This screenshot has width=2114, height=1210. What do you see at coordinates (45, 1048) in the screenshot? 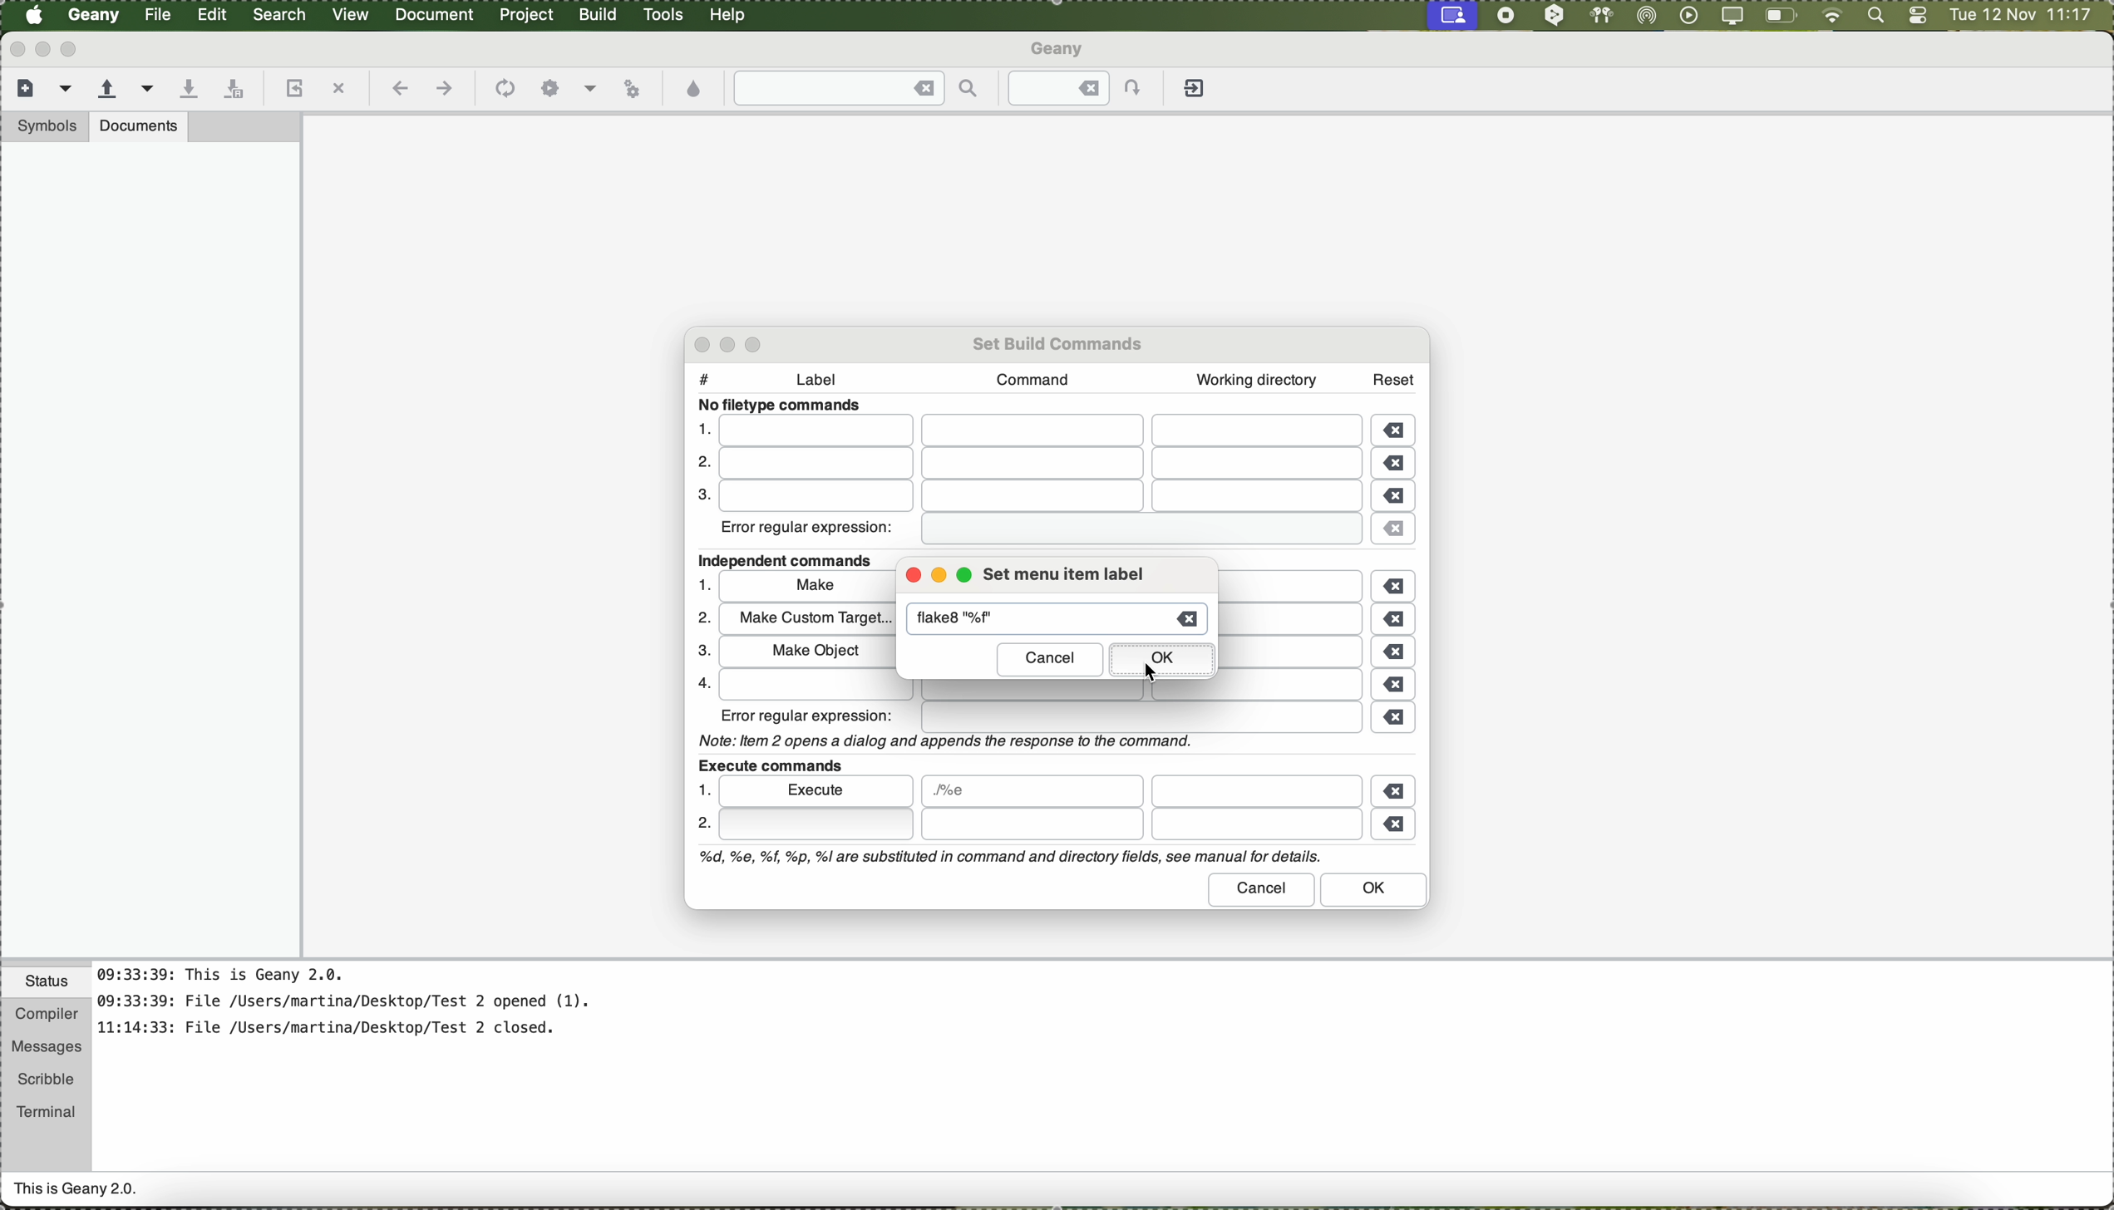
I see `messages` at bounding box center [45, 1048].